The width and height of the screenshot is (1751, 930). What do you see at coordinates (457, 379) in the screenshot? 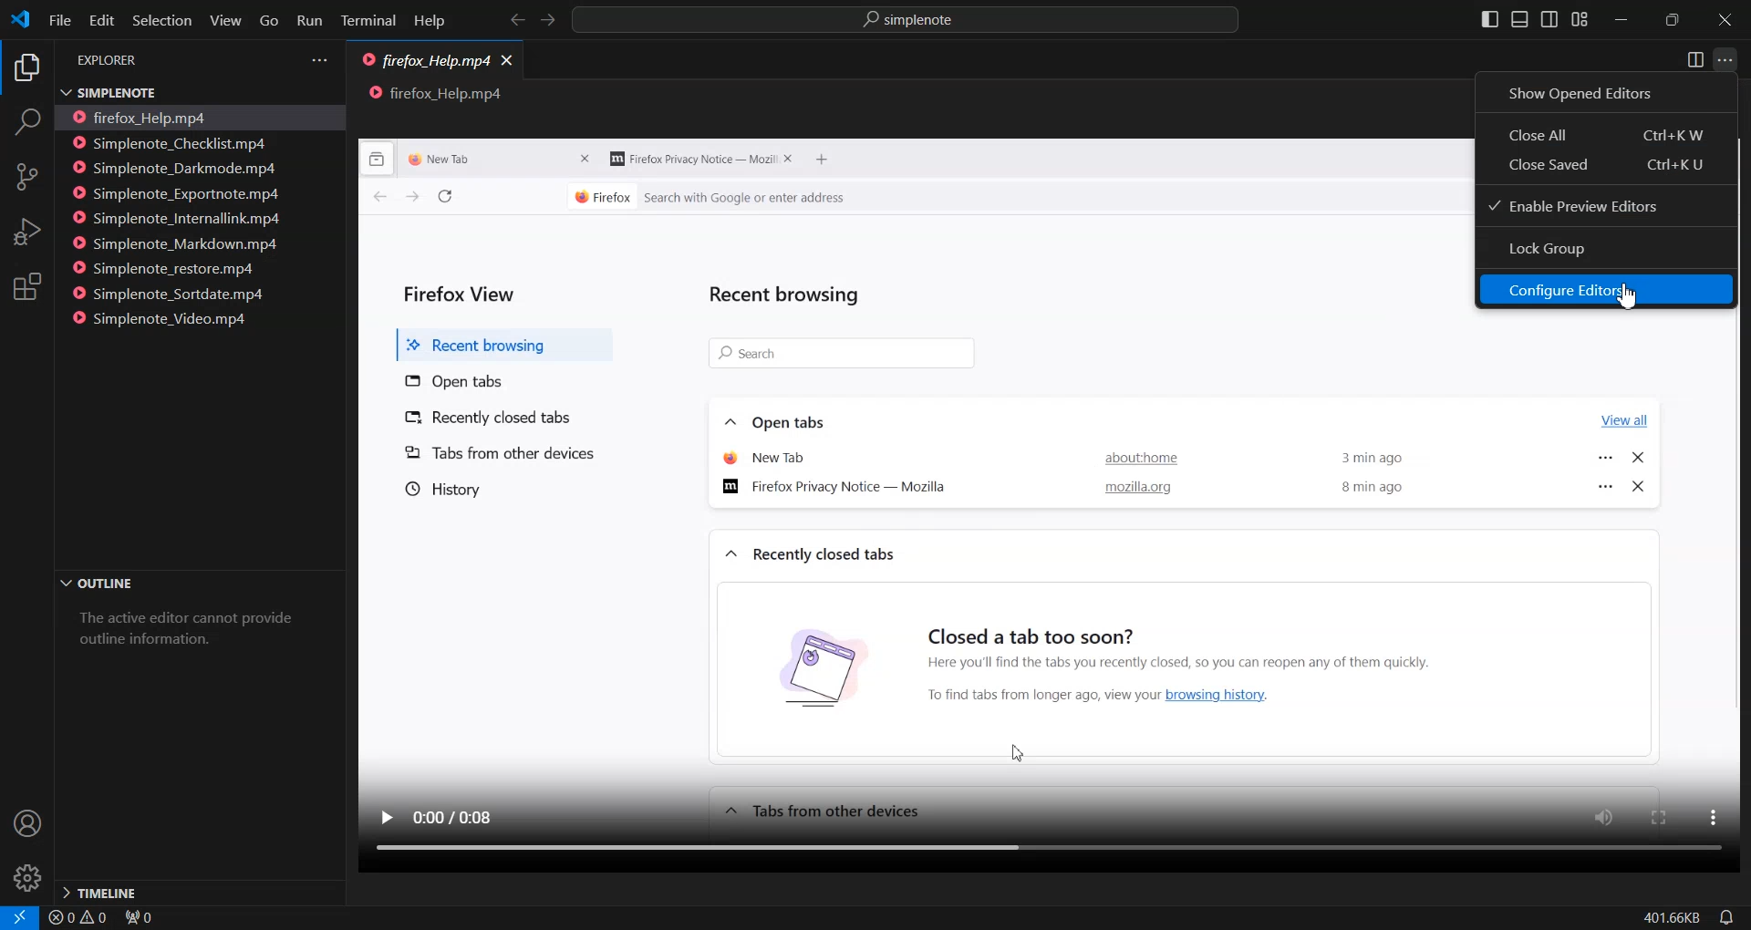
I see `open tabs` at bounding box center [457, 379].